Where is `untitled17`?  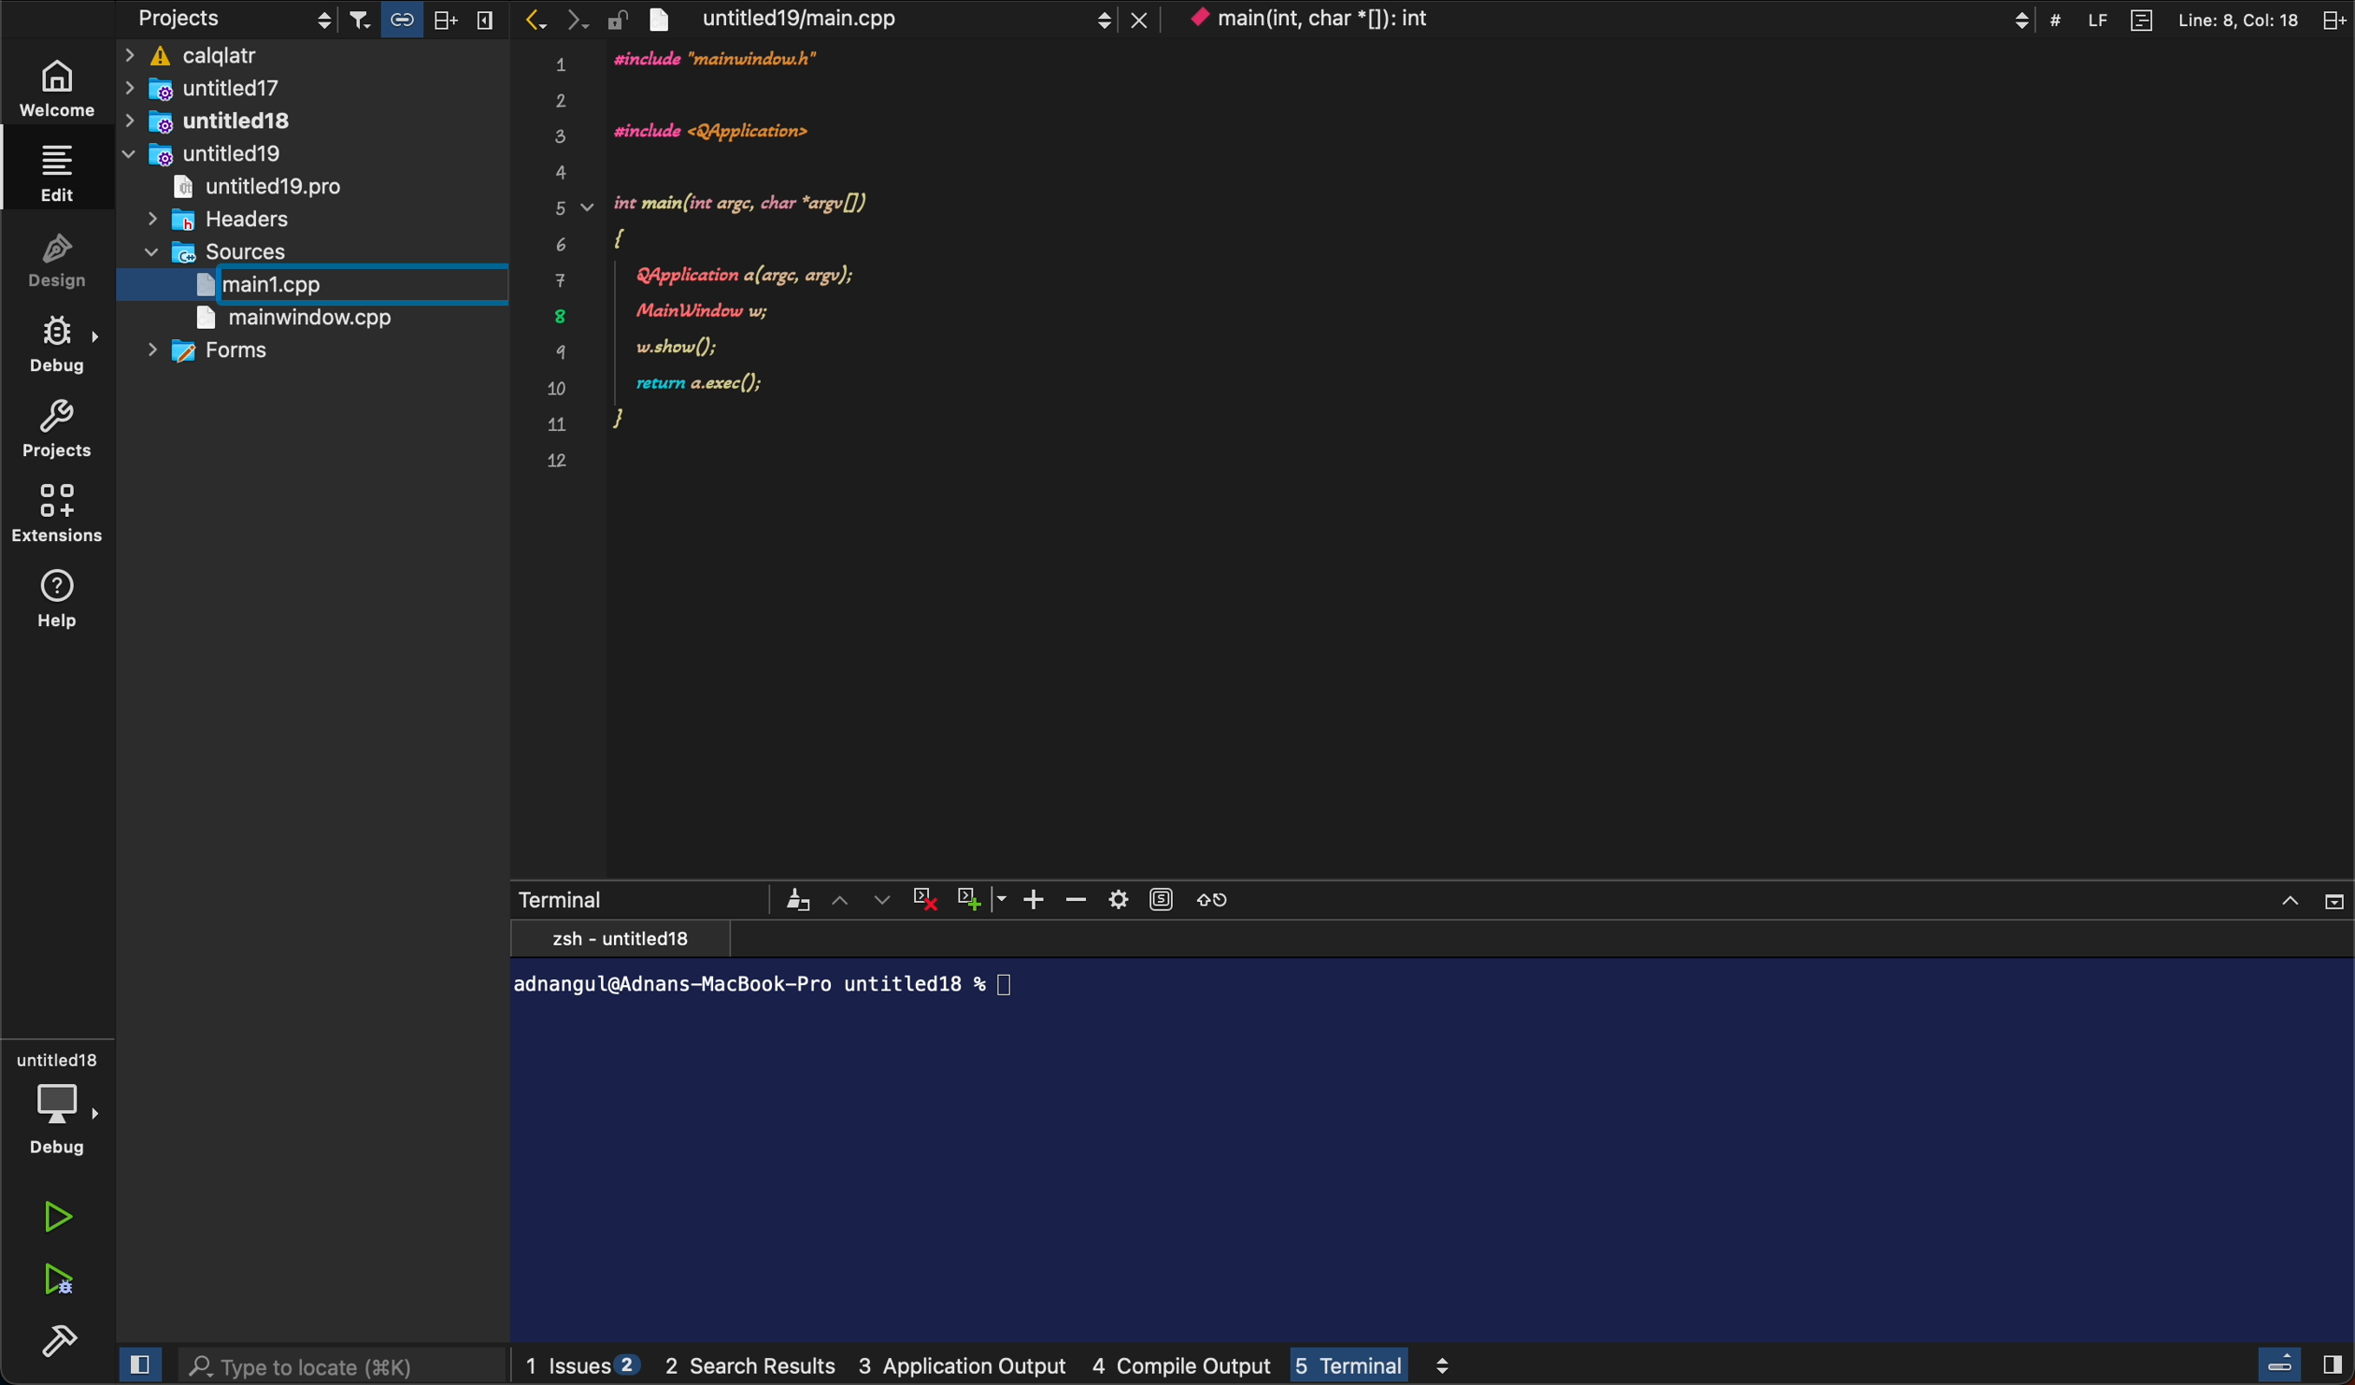 untitled17 is located at coordinates (250, 88).